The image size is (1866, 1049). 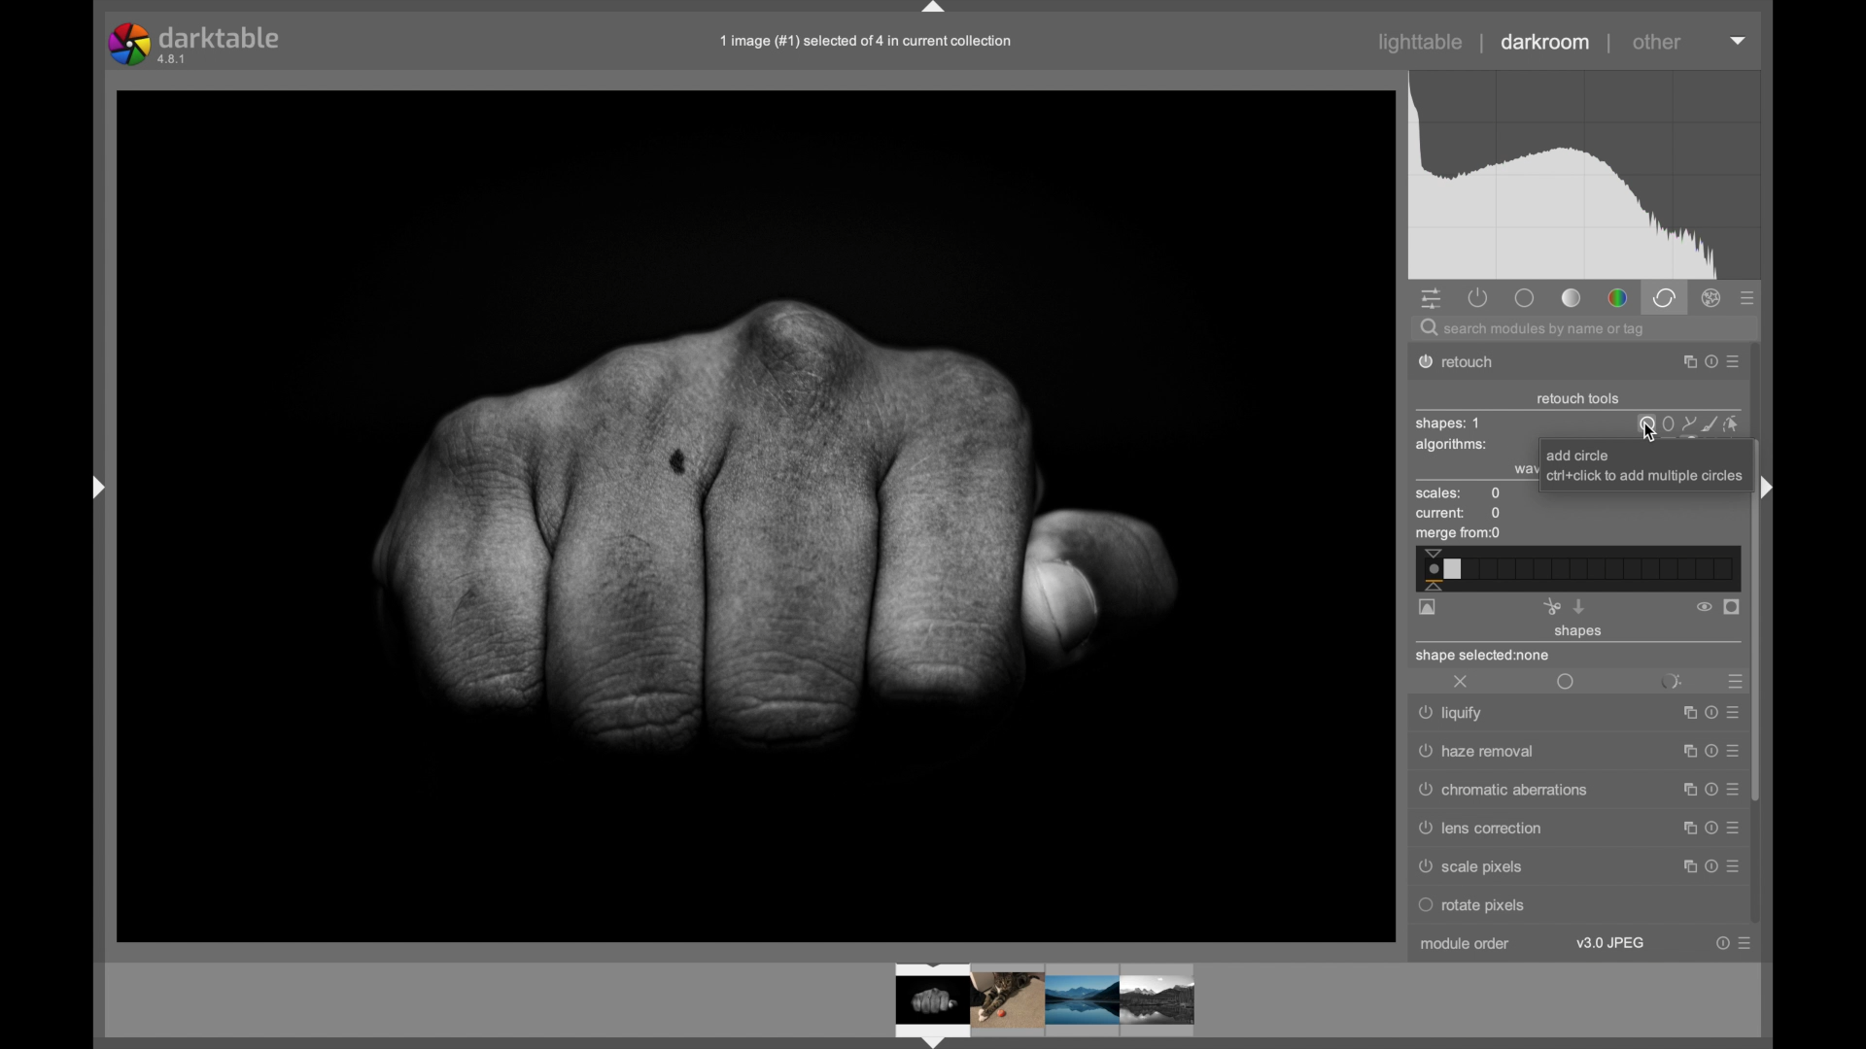 What do you see at coordinates (1684, 865) in the screenshot?
I see `maximize` at bounding box center [1684, 865].